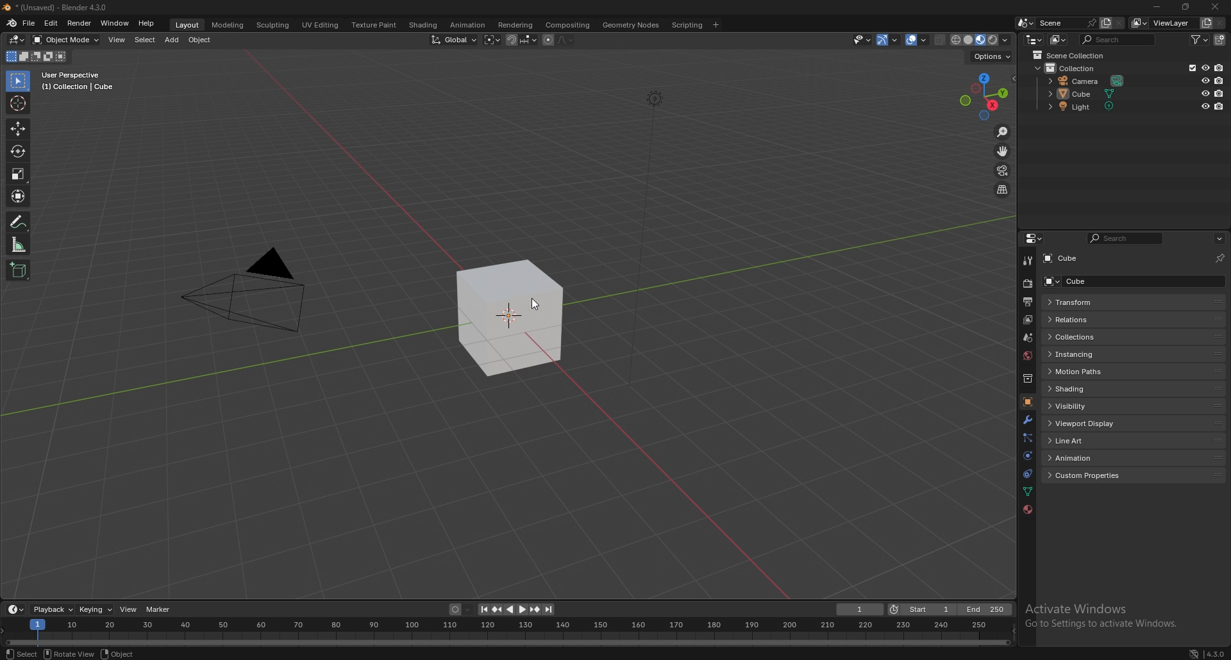  Describe the element at coordinates (70, 654) in the screenshot. I see `rotate view` at that location.